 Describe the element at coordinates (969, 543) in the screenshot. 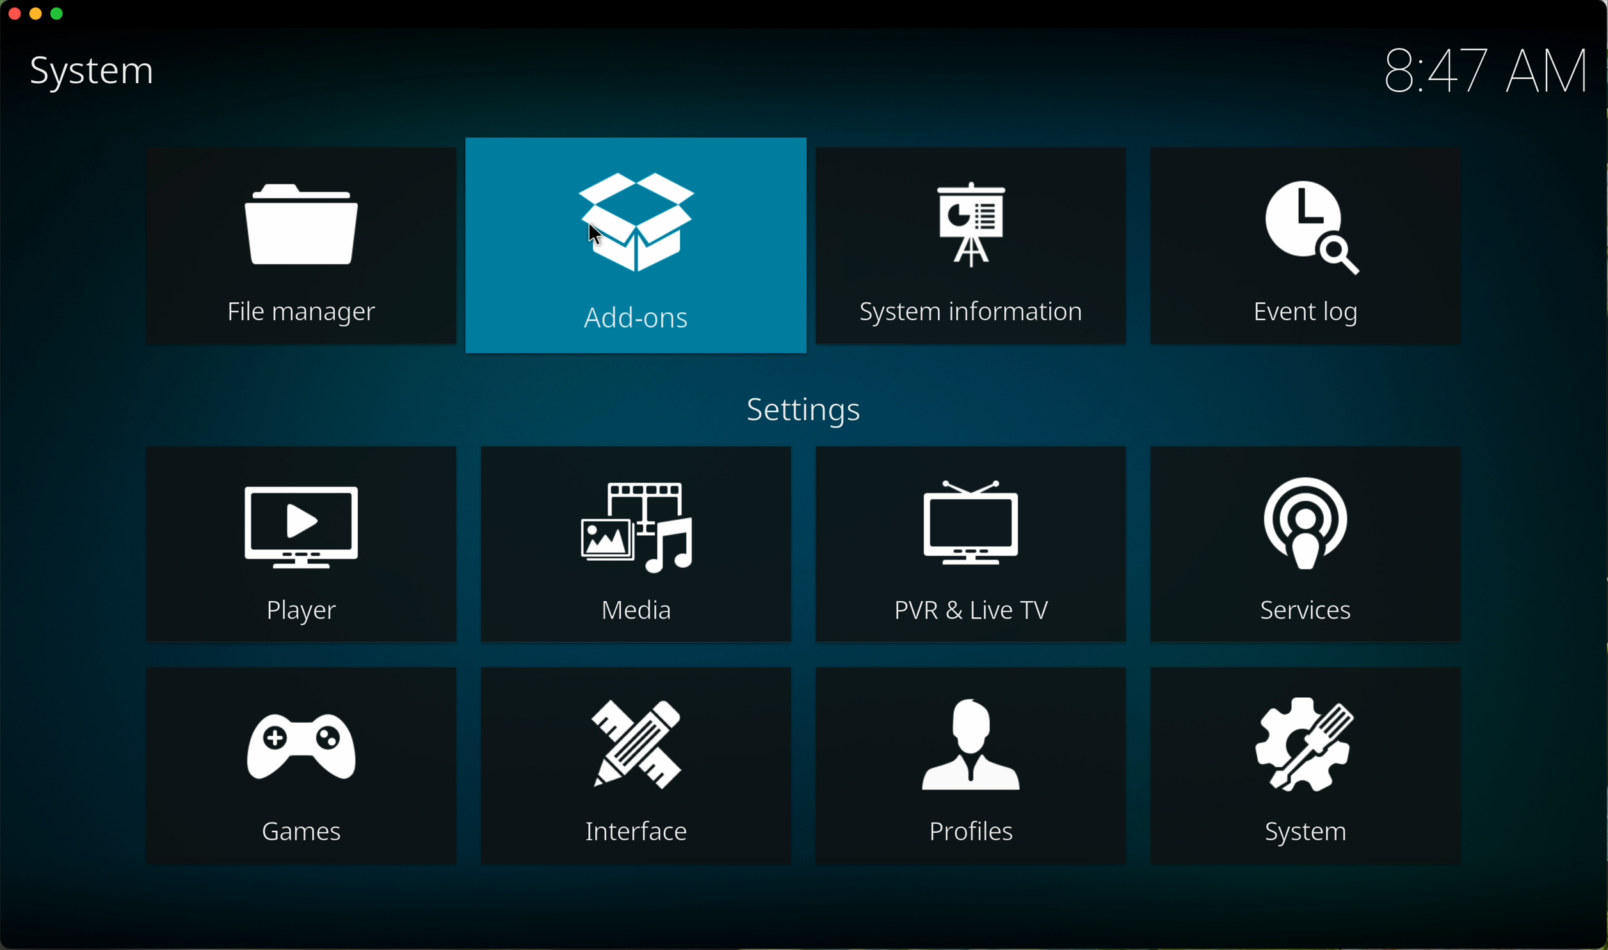

I see `PVR and live TV` at that location.